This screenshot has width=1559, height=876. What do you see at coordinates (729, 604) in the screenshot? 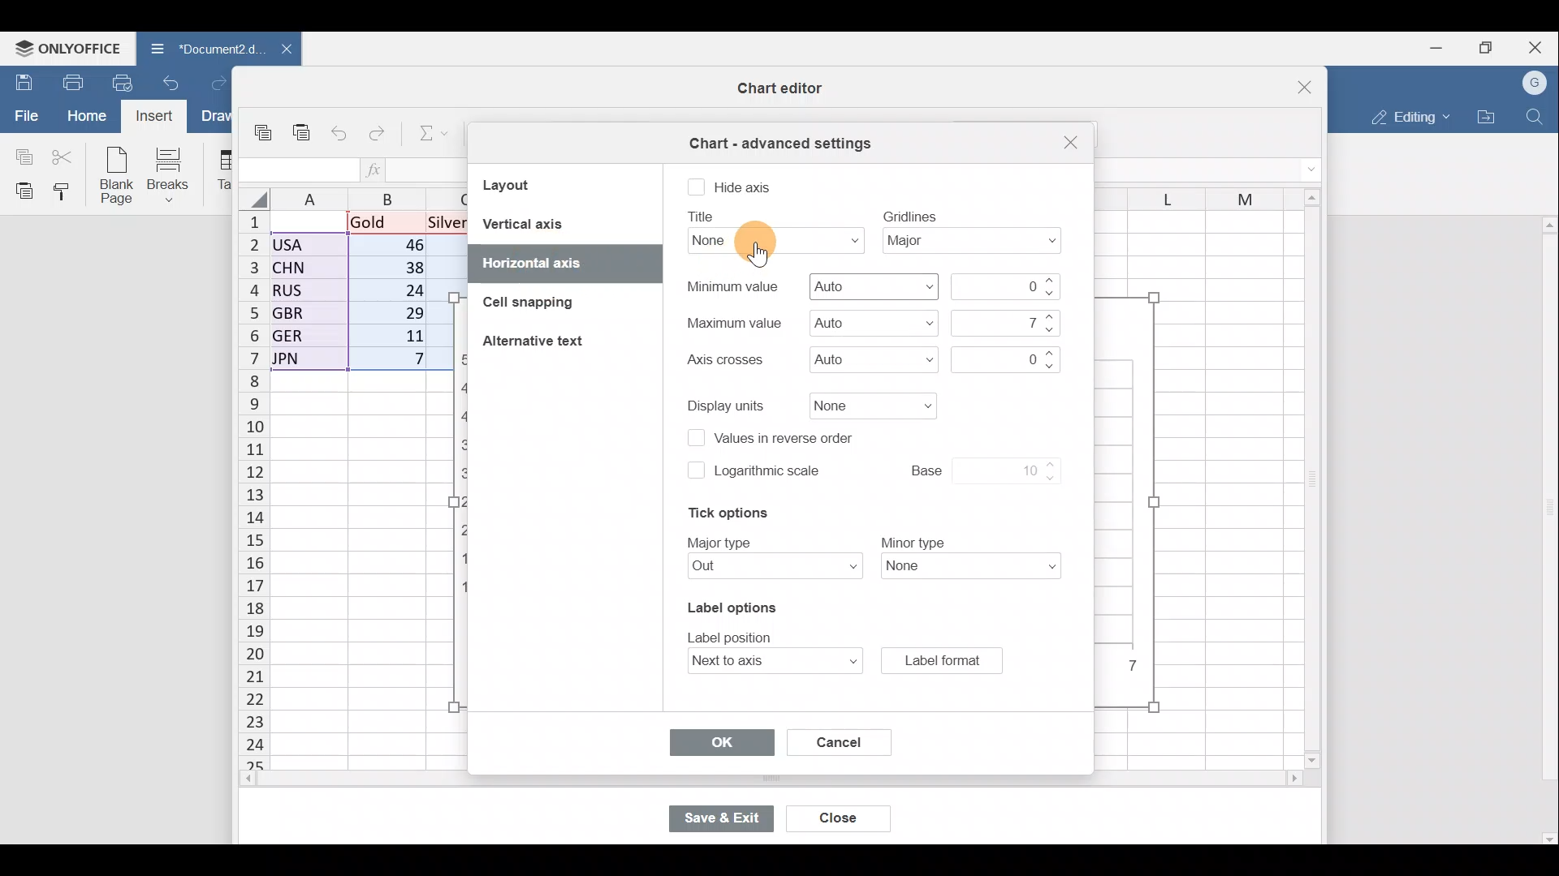
I see `Label options` at bounding box center [729, 604].